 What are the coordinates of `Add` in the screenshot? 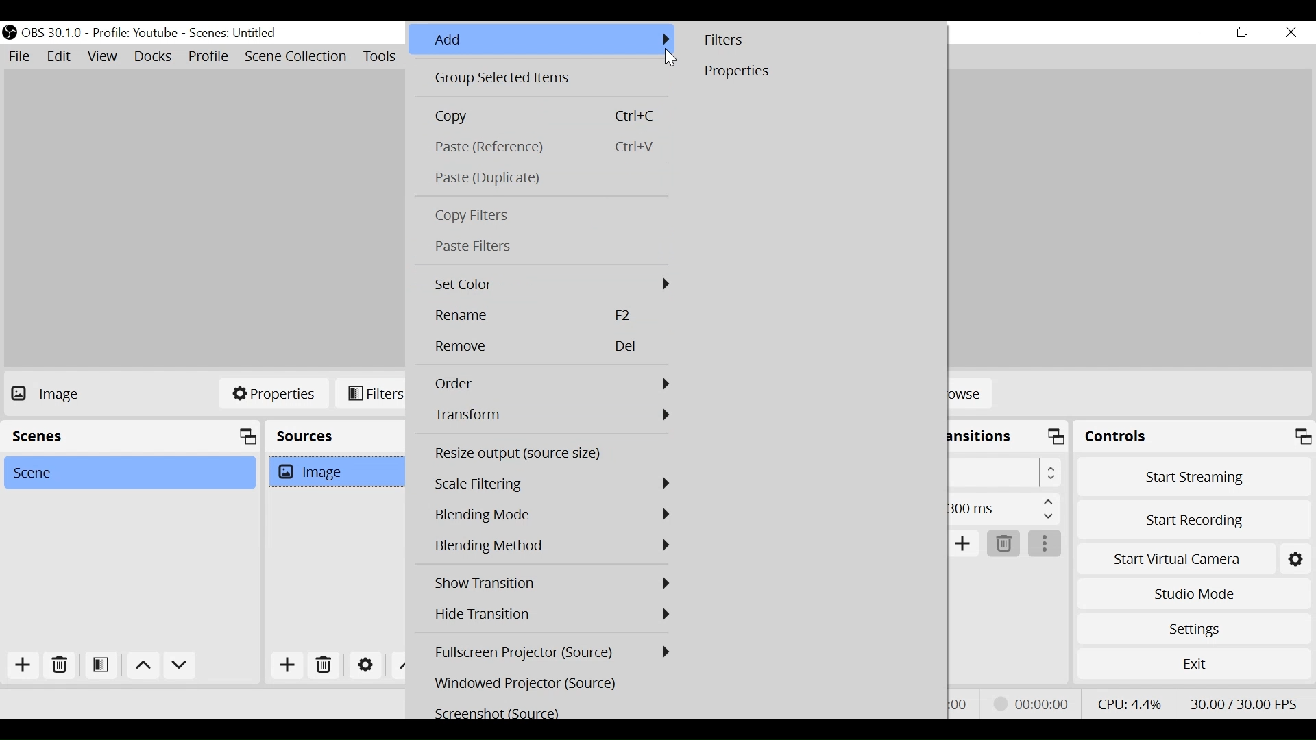 It's located at (541, 37).